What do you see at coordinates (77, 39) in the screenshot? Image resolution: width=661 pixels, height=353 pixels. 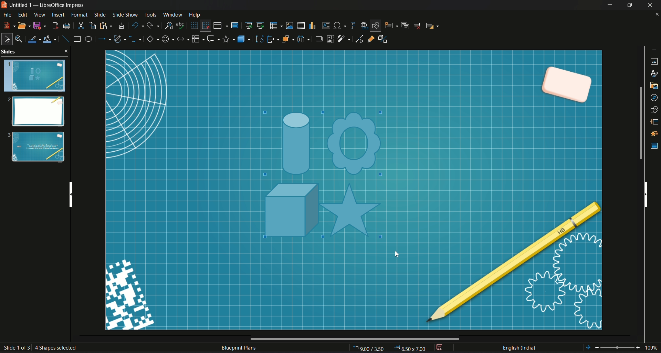 I see `rectangle` at bounding box center [77, 39].